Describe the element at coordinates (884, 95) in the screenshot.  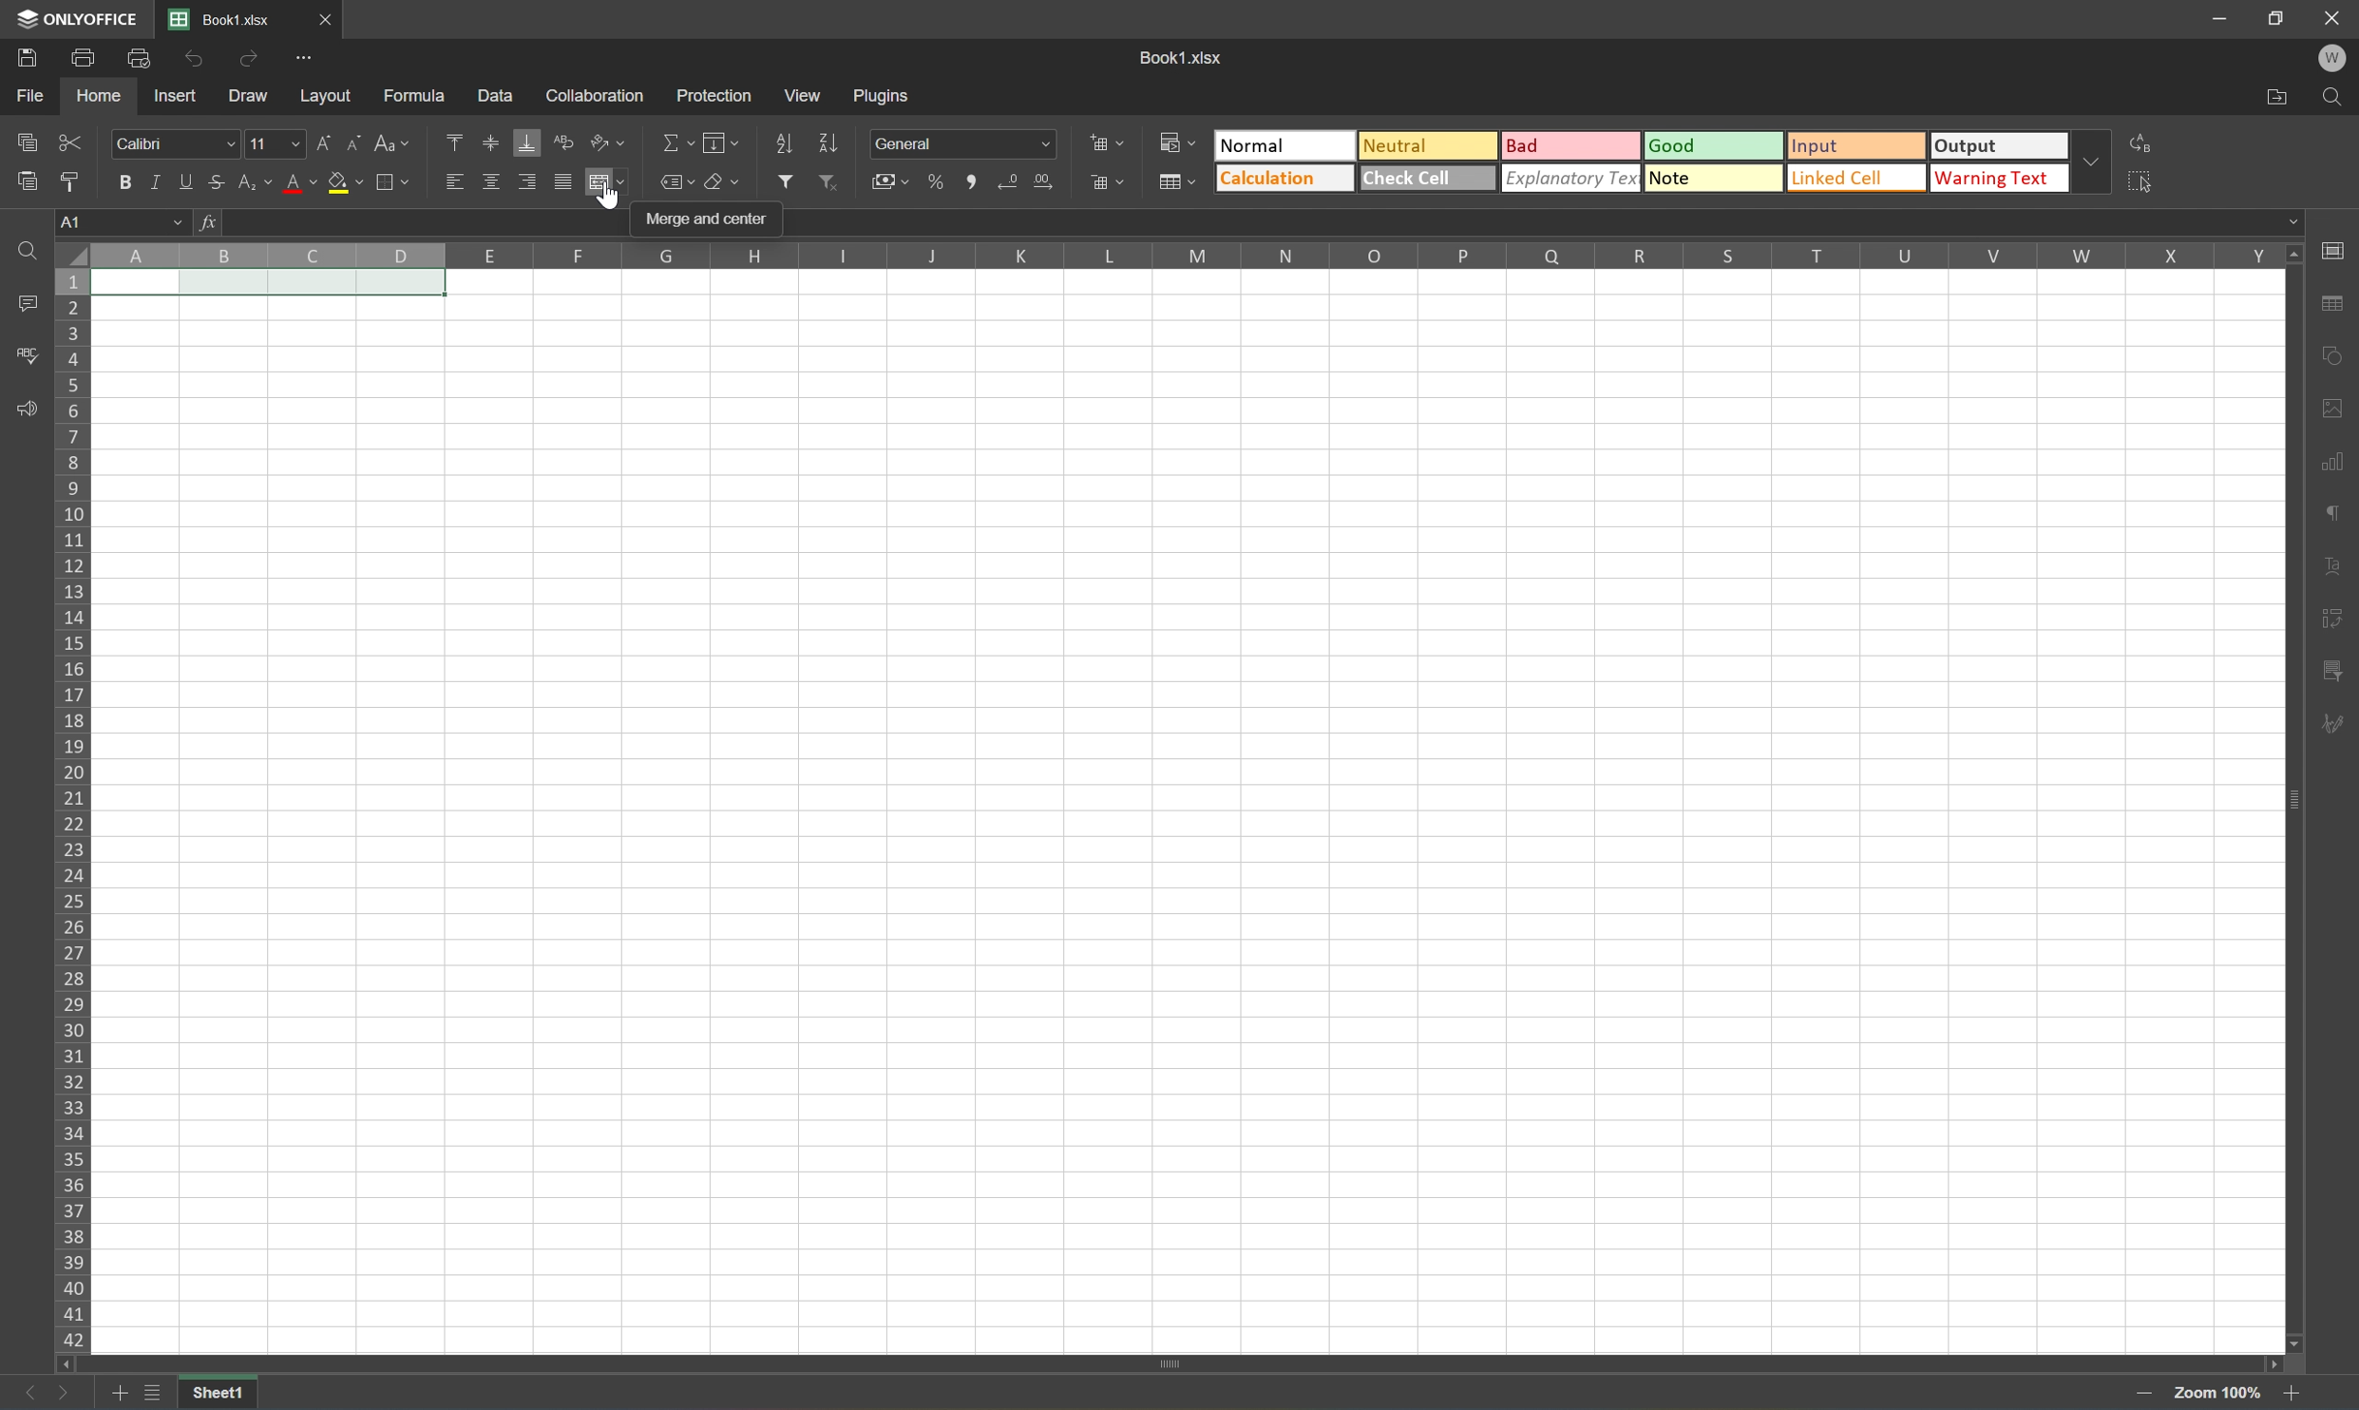
I see `Plugins` at that location.